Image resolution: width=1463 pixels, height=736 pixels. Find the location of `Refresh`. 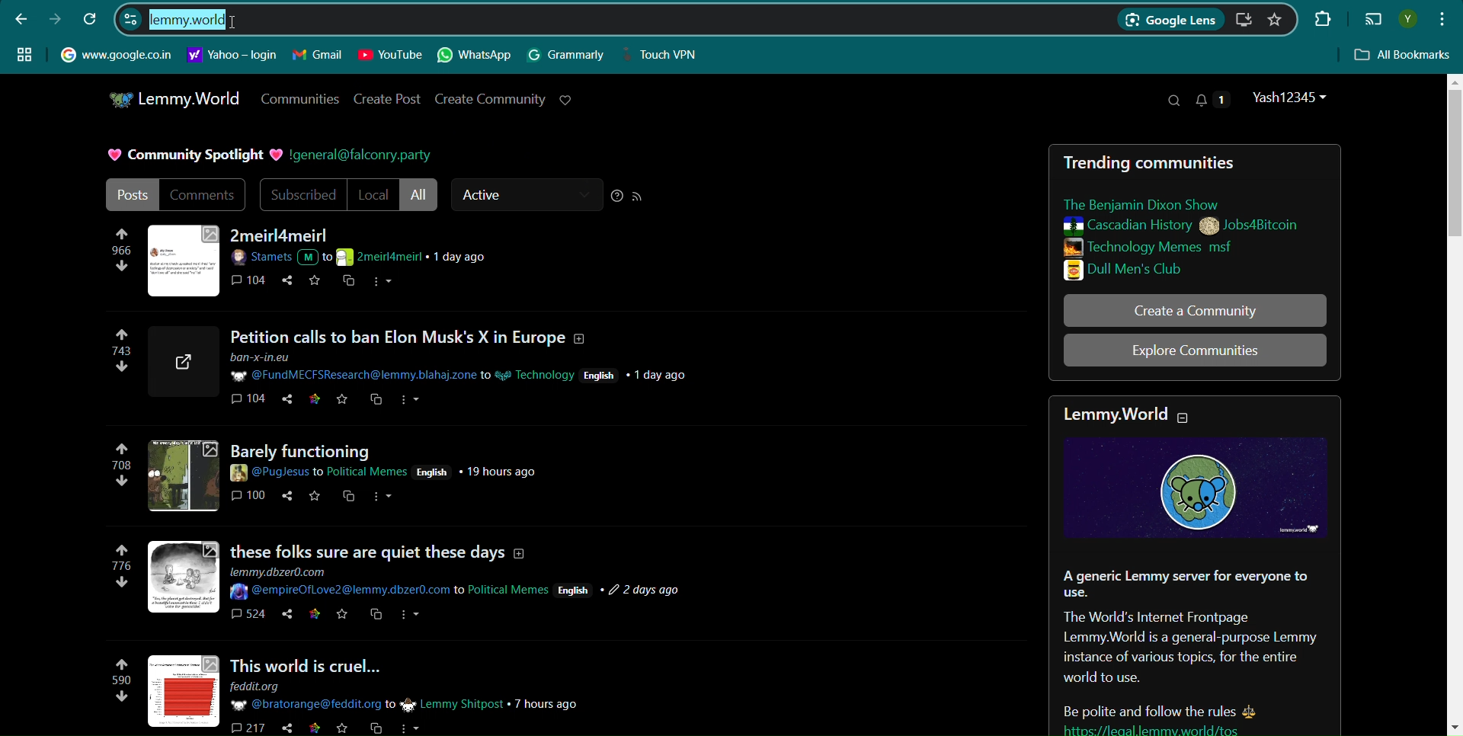

Refresh is located at coordinates (91, 18).